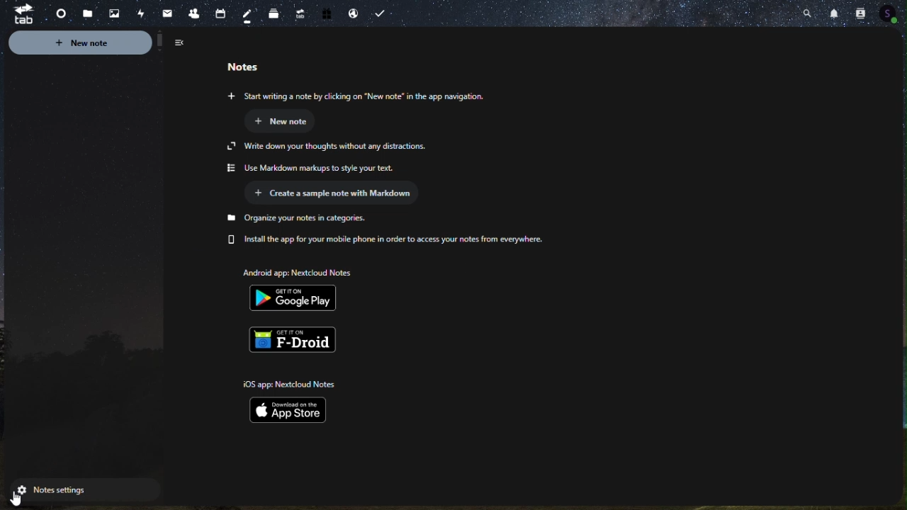  What do you see at coordinates (327, 13) in the screenshot?
I see `free trial` at bounding box center [327, 13].